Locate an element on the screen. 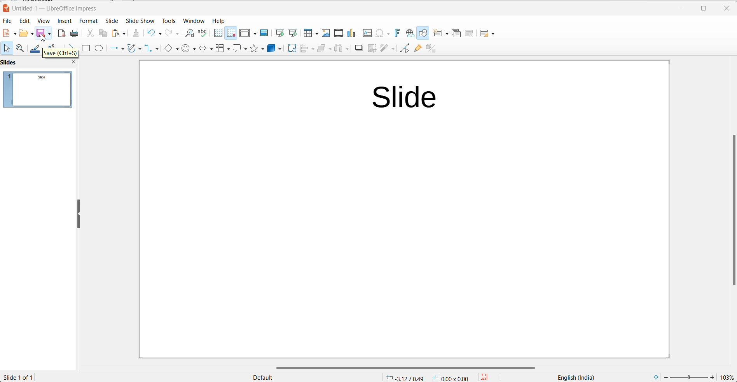 This screenshot has height=382, width=737. slides is located at coordinates (9, 61).